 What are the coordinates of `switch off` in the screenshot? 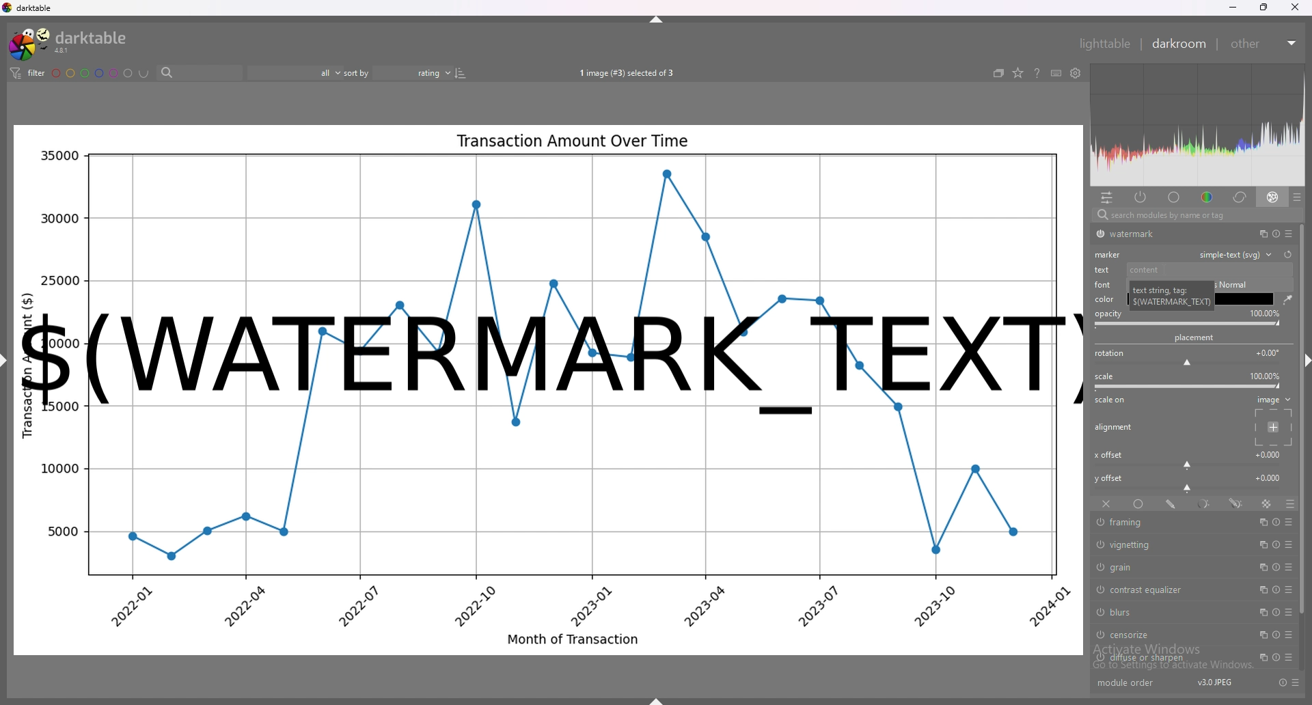 It's located at (1099, 523).